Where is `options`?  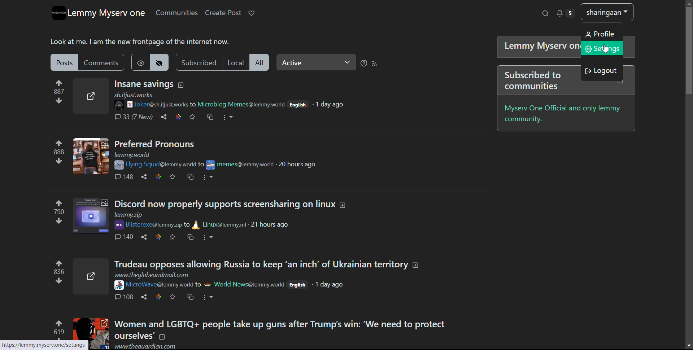 options is located at coordinates (227, 117).